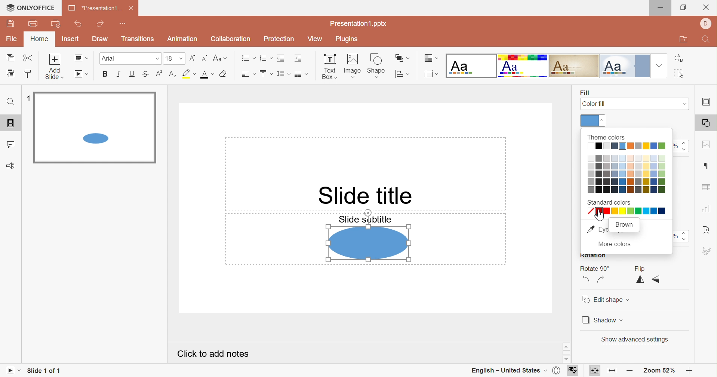  I want to click on Draw, so click(101, 39).